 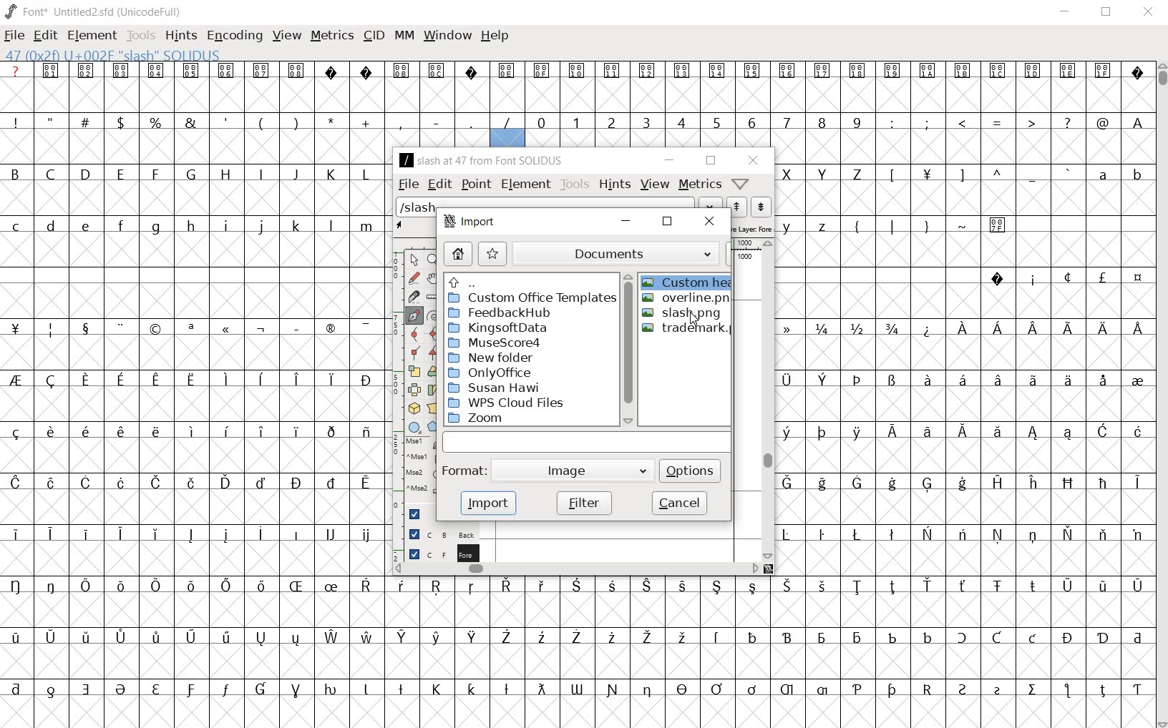 I want to click on guide, so click(x=414, y=512).